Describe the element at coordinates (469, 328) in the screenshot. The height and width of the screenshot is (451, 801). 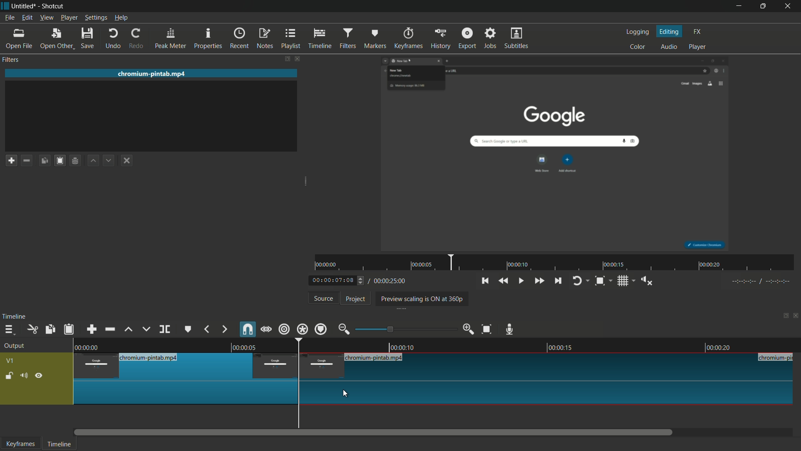
I see `zoom in` at that location.